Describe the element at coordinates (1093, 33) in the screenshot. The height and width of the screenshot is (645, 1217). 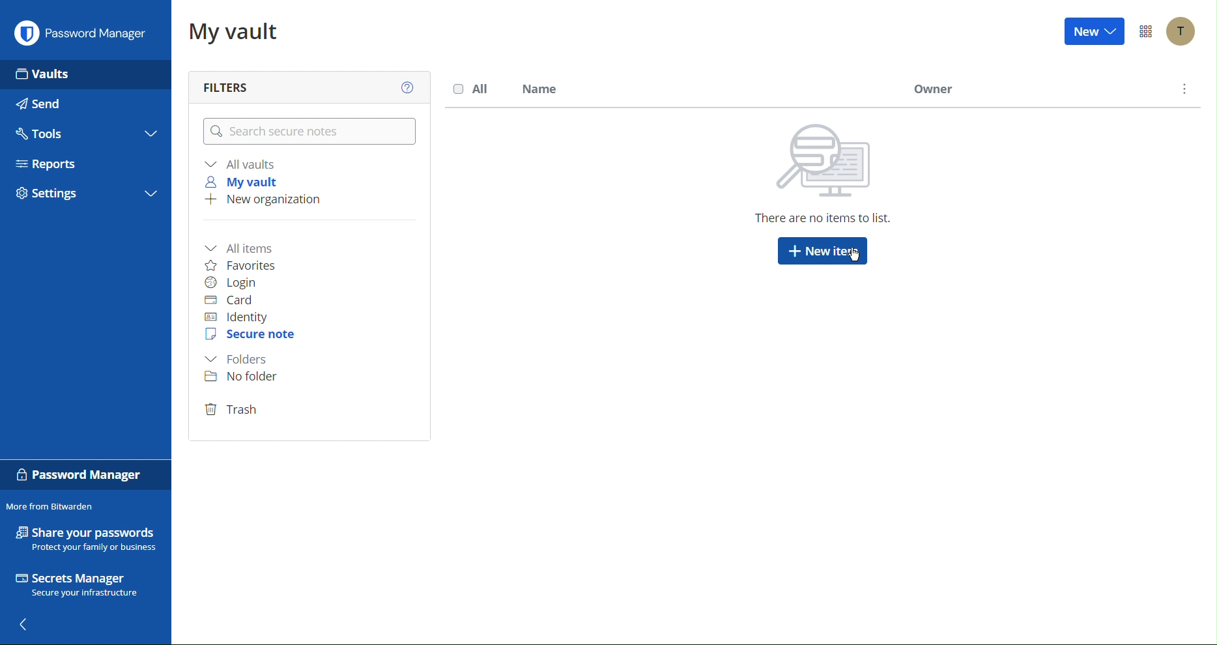
I see `New` at that location.